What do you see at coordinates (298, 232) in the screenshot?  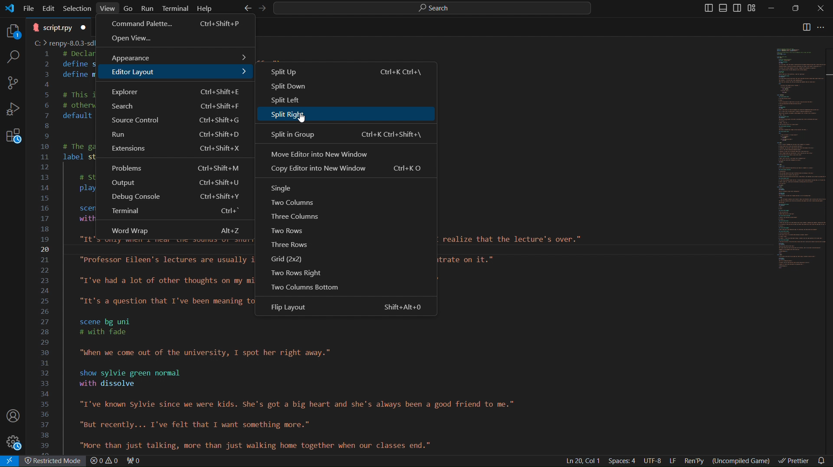 I see `Two Rows` at bounding box center [298, 232].